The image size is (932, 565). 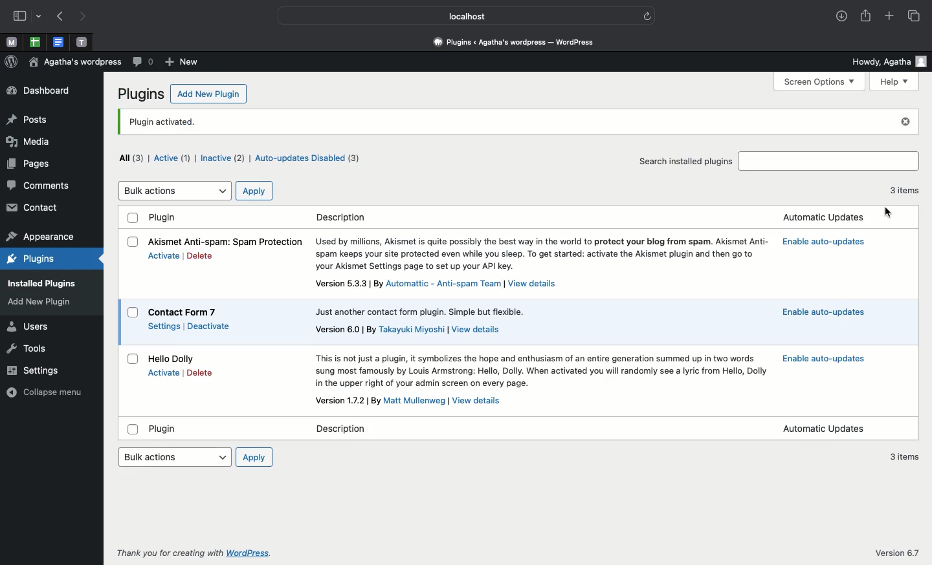 I want to click on pinned tabs, so click(x=36, y=42).